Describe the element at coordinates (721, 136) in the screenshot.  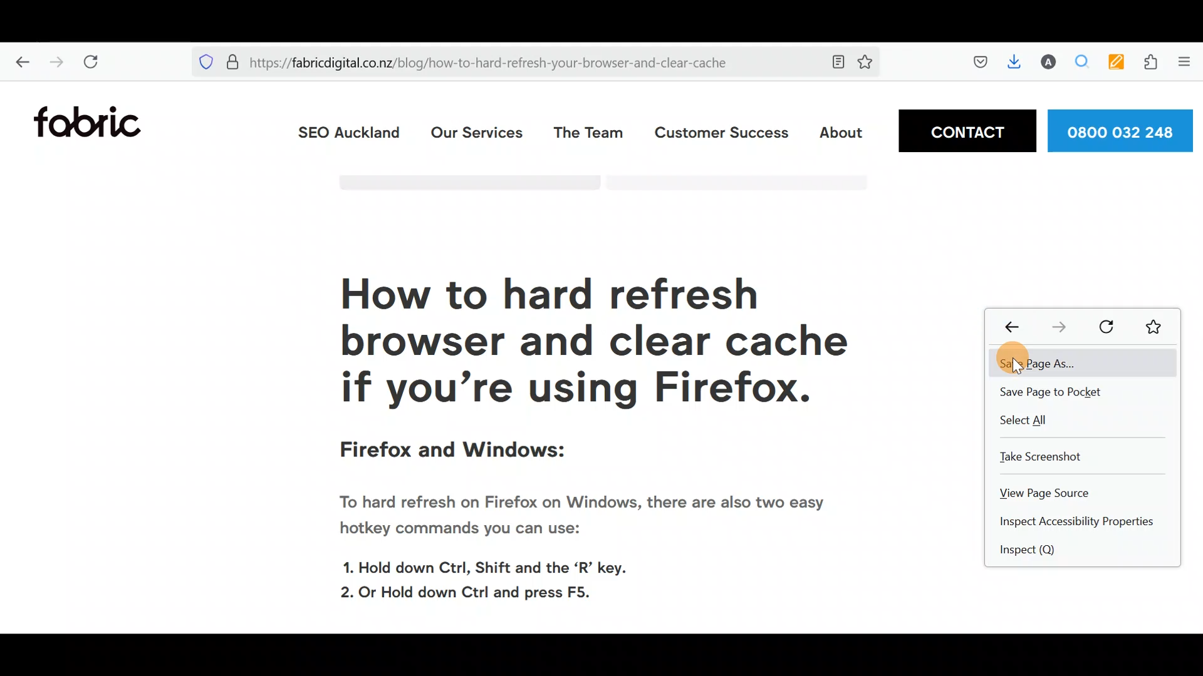
I see `Customer Success` at that location.